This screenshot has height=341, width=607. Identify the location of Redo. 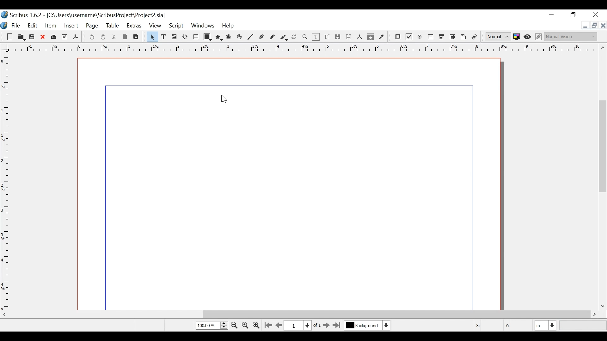
(103, 37).